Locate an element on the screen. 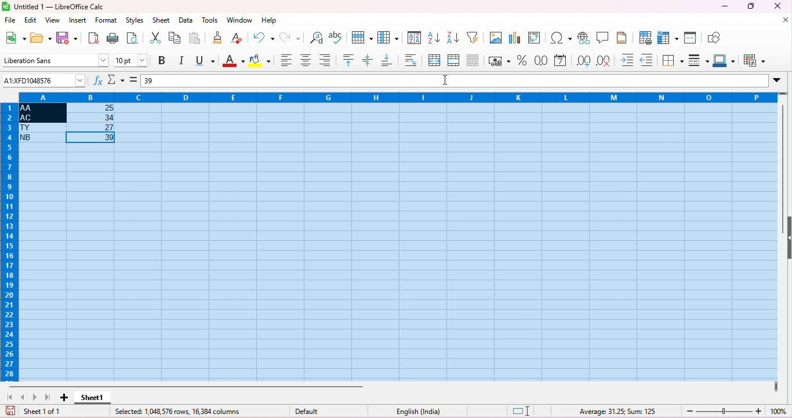  wrap is located at coordinates (408, 60).